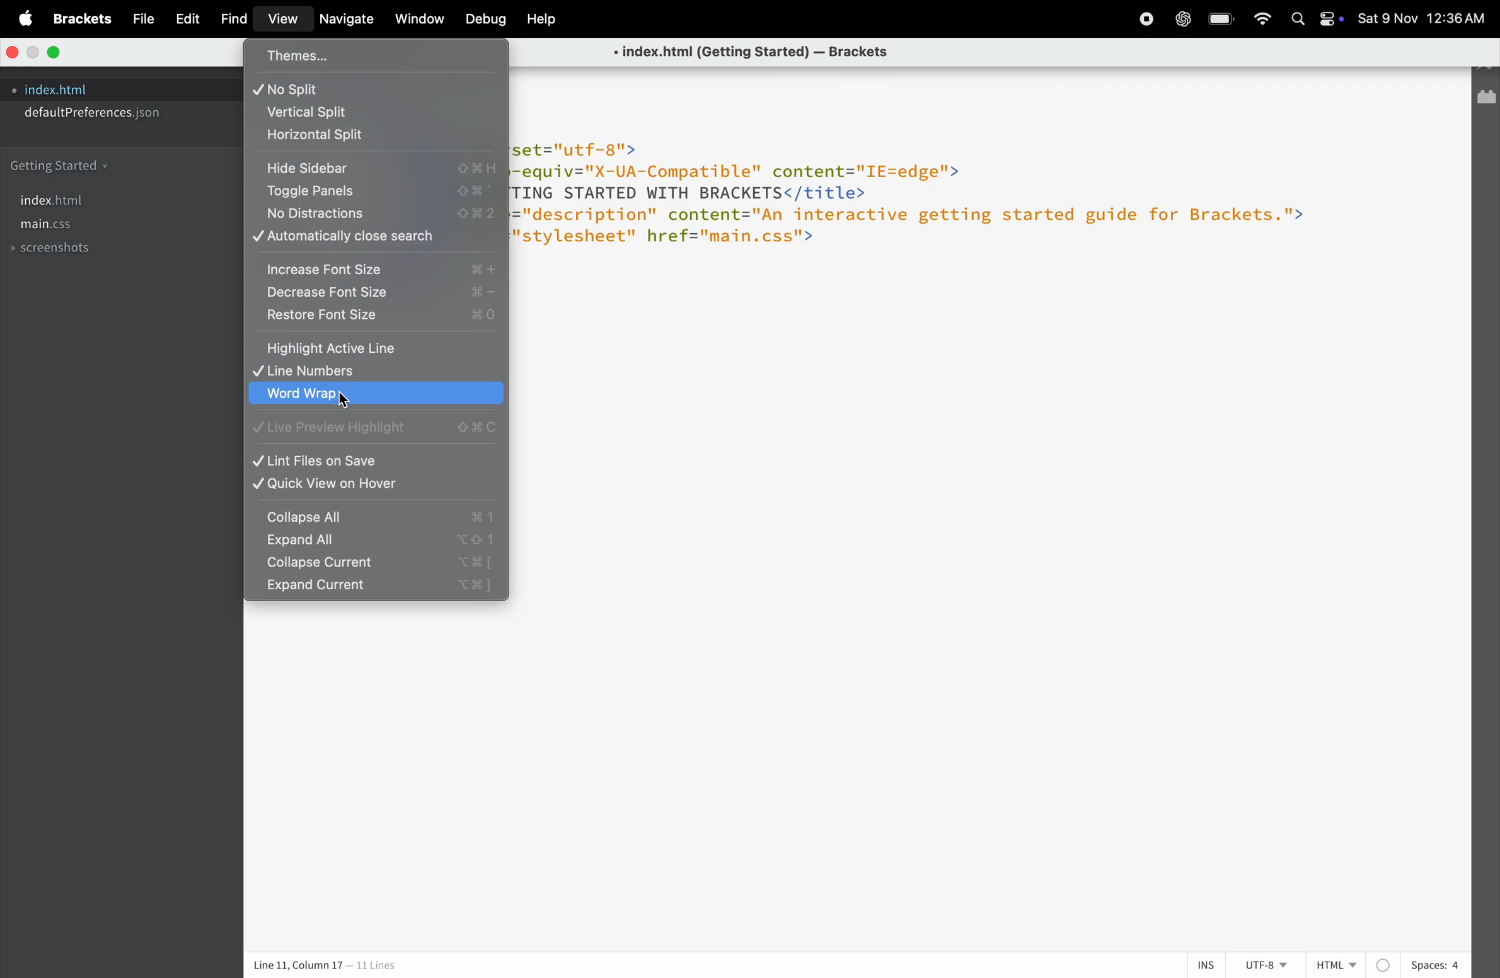 Image resolution: width=1500 pixels, height=978 pixels. Describe the element at coordinates (348, 56) in the screenshot. I see `themes` at that location.